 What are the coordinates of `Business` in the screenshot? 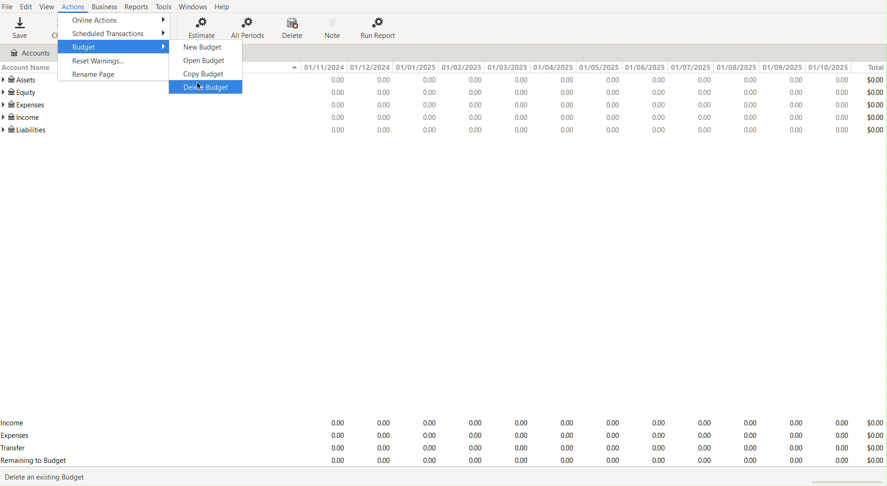 It's located at (105, 6).